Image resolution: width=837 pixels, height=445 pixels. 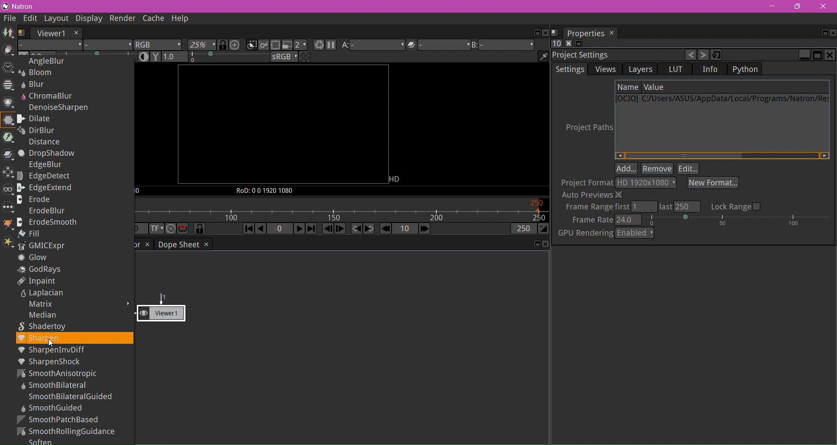 I want to click on Edit, so click(x=688, y=169).